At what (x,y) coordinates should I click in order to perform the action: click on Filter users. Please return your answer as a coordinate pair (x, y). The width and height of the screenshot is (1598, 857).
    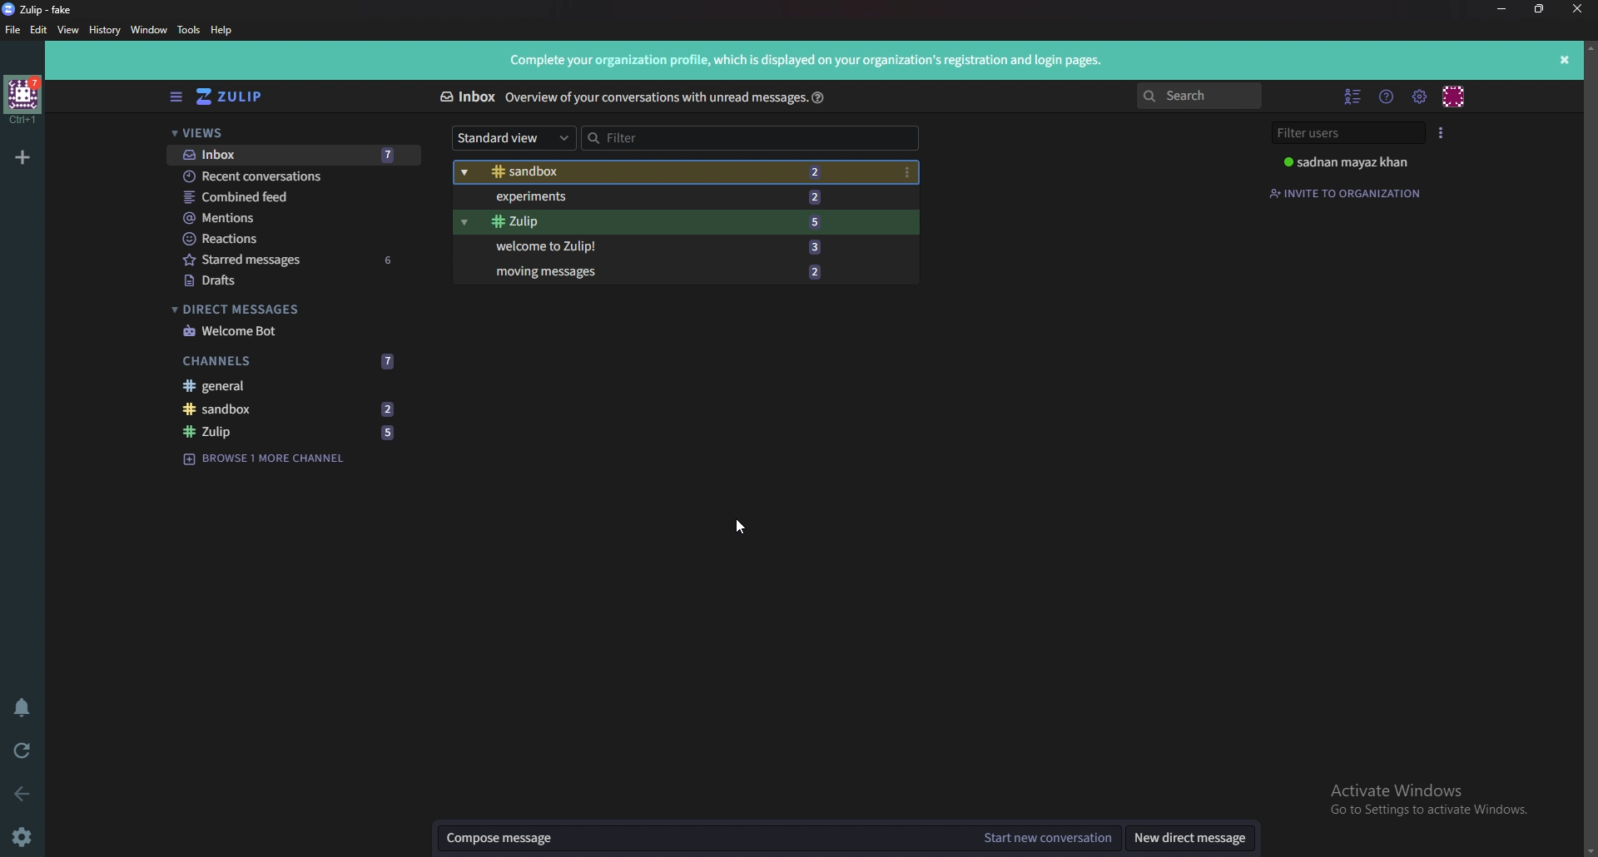
    Looking at the image, I should click on (1350, 134).